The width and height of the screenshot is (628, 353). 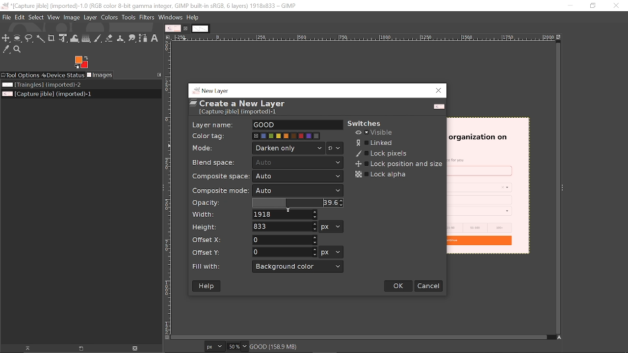 What do you see at coordinates (168, 188) in the screenshot?
I see `Vertical label` at bounding box center [168, 188].